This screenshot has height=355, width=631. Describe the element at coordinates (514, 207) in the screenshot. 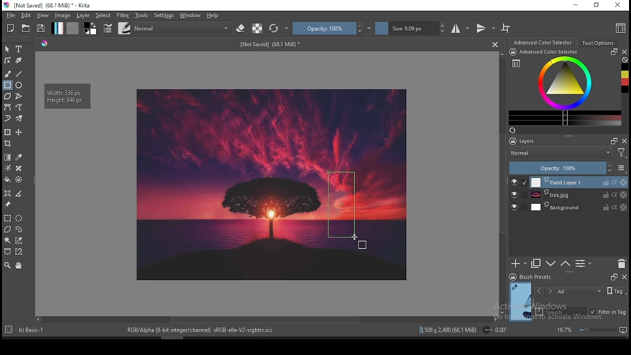

I see `layer visibility on/off` at that location.